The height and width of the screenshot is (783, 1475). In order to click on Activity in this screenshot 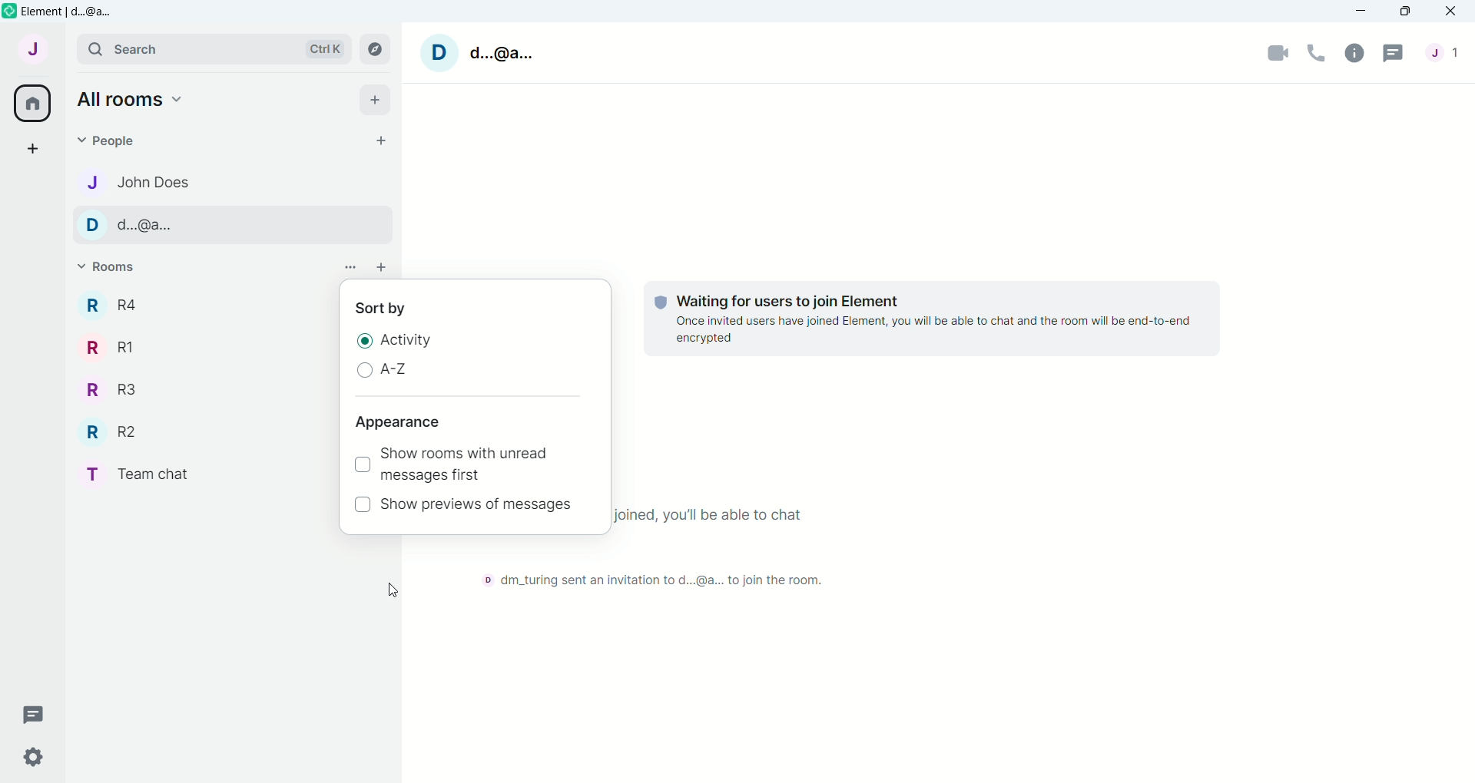, I will do `click(412, 342)`.